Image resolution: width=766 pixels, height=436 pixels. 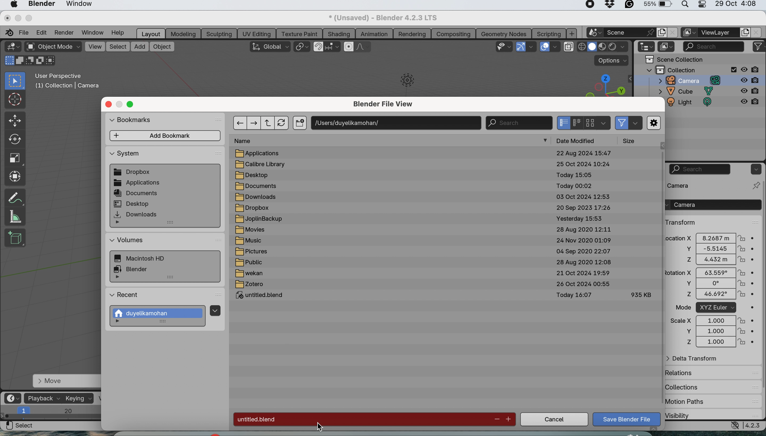 What do you see at coordinates (744, 33) in the screenshot?
I see `add view layer` at bounding box center [744, 33].